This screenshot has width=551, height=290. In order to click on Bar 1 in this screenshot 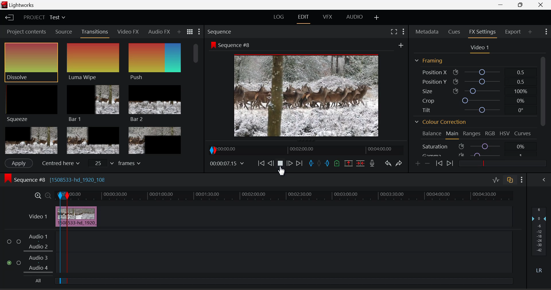, I will do `click(93, 103)`.